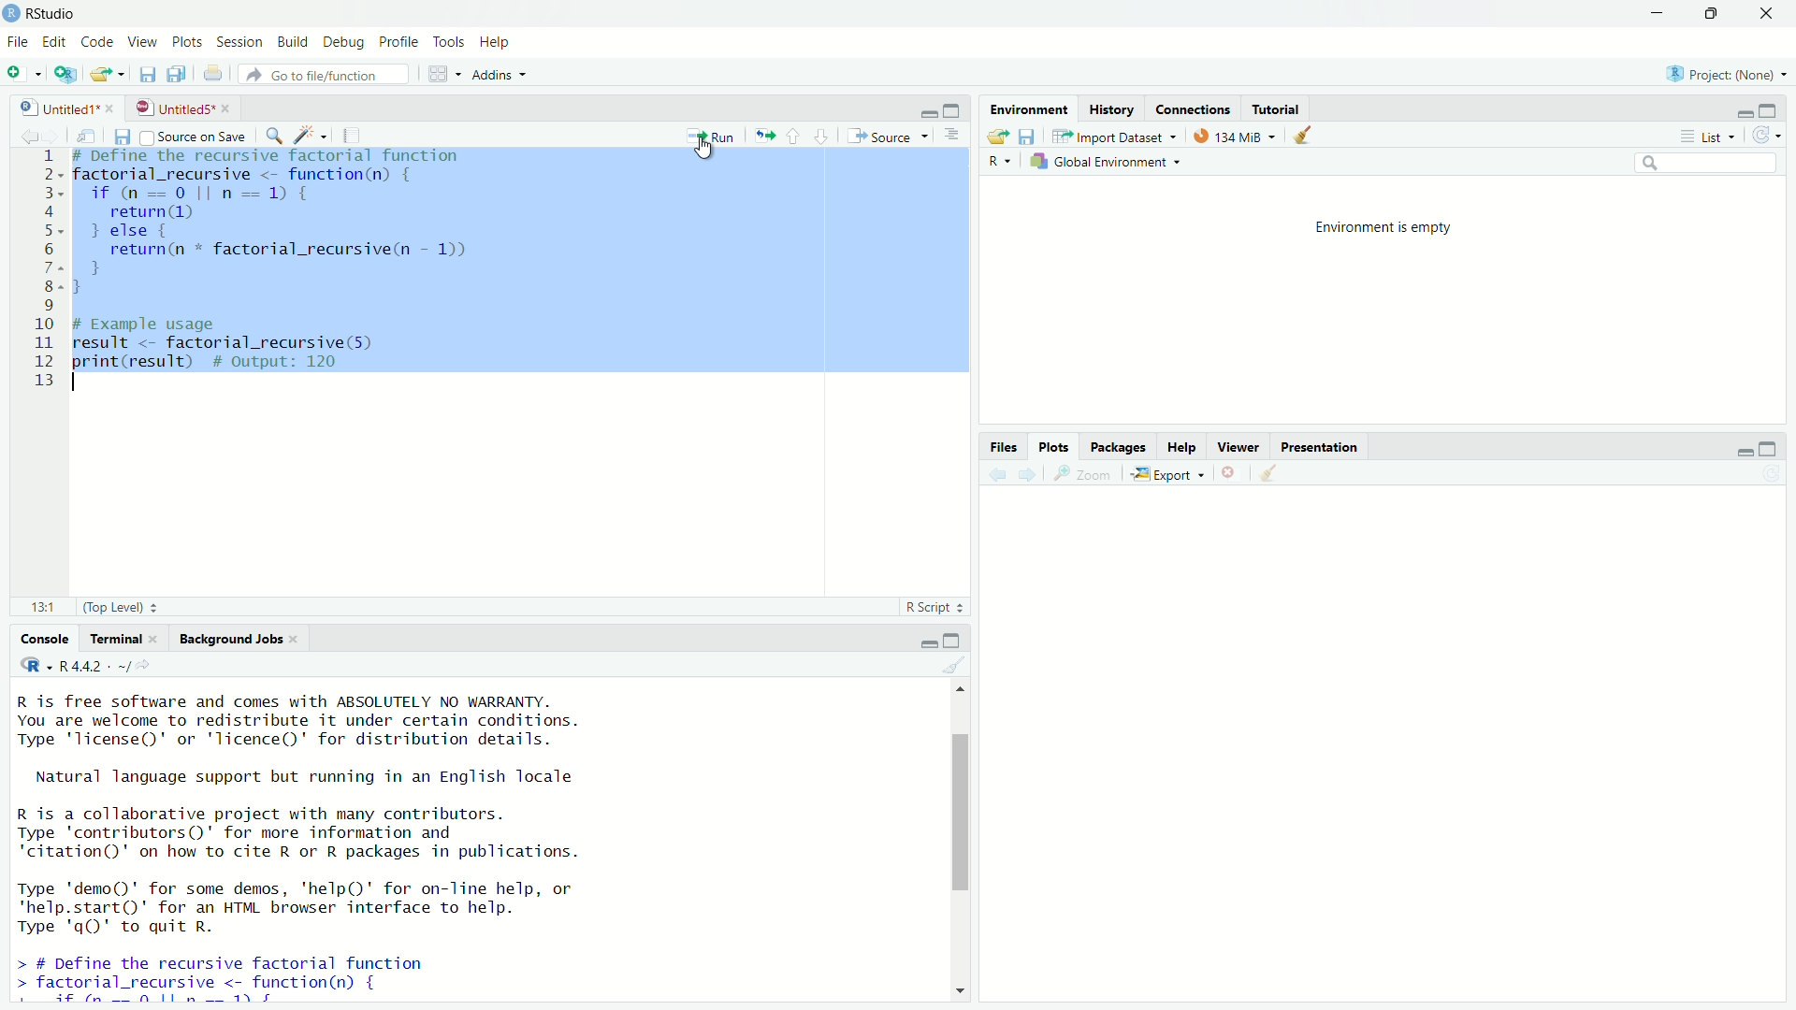 The height and width of the screenshot is (1010, 1796). What do you see at coordinates (1381, 225) in the screenshot?
I see `Environment is empty` at bounding box center [1381, 225].